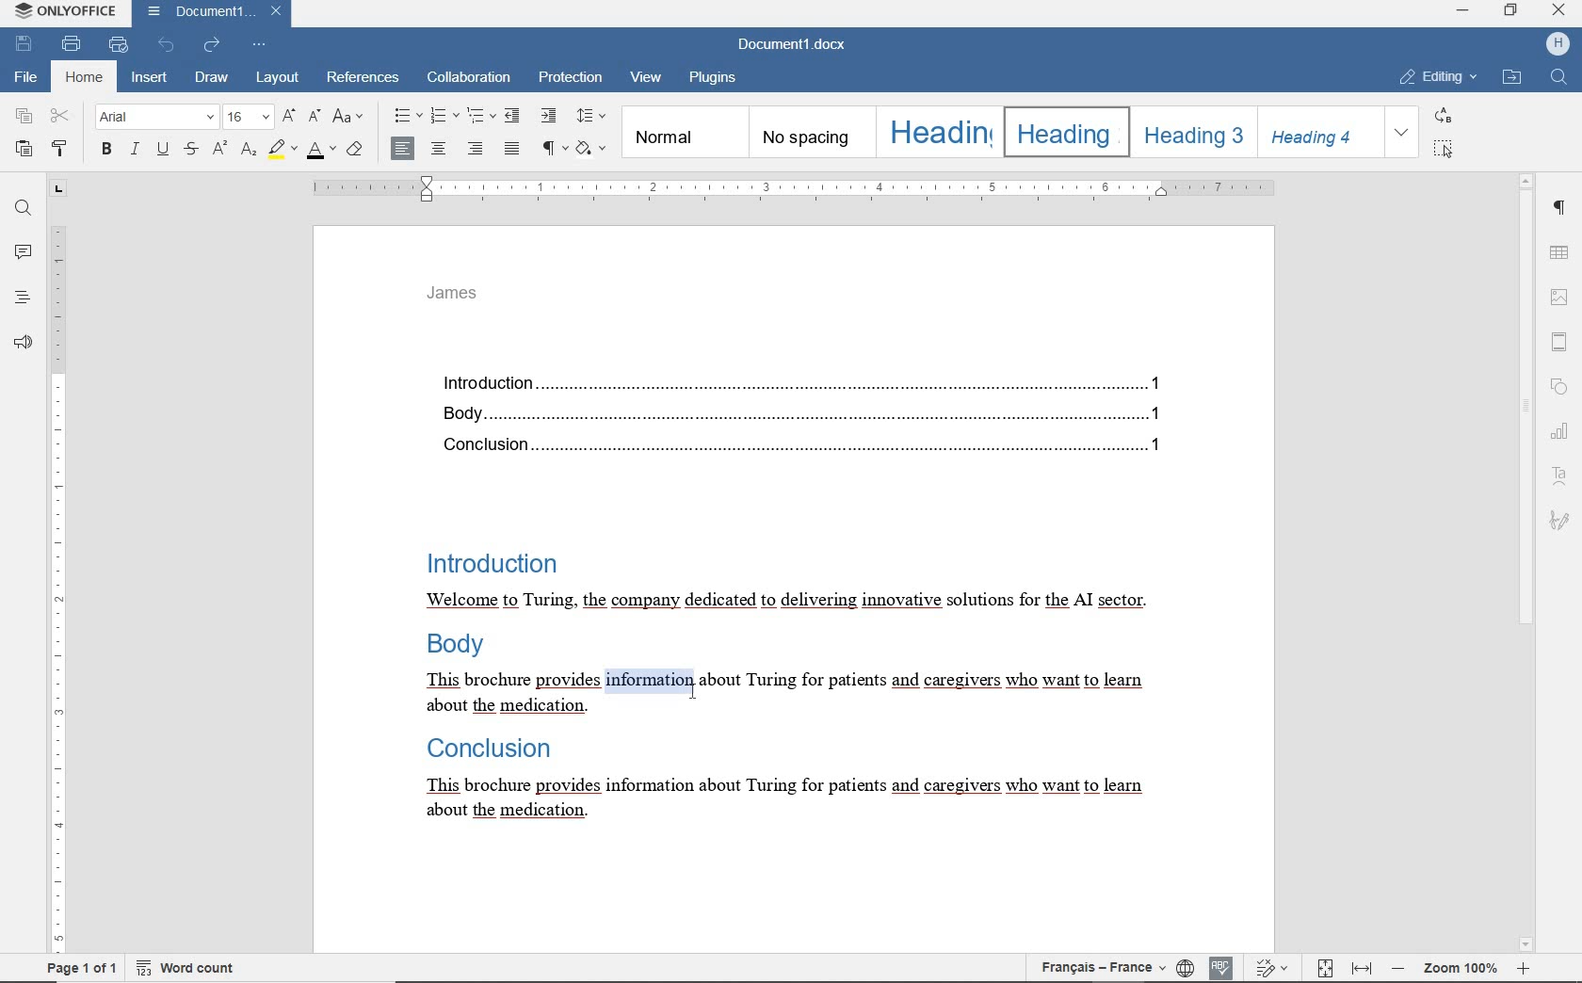 The width and height of the screenshot is (1582, 983). Describe the element at coordinates (61, 148) in the screenshot. I see `COPY STYLE` at that location.